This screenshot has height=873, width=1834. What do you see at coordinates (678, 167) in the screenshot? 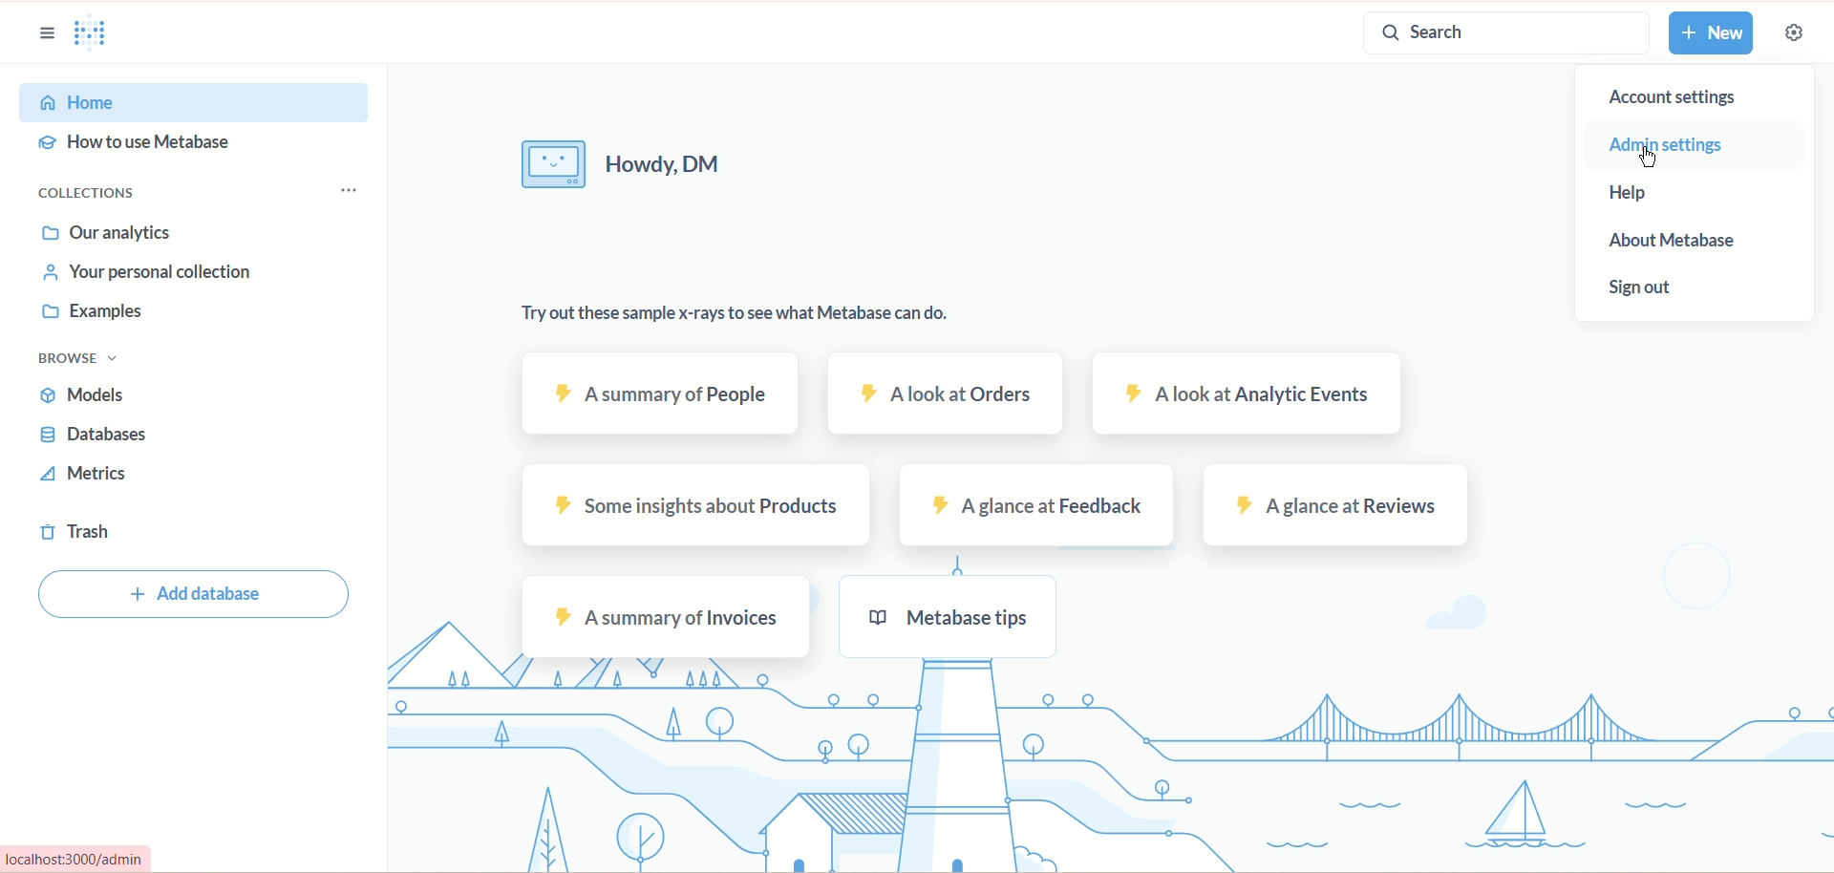
I see `howdy` at bounding box center [678, 167].